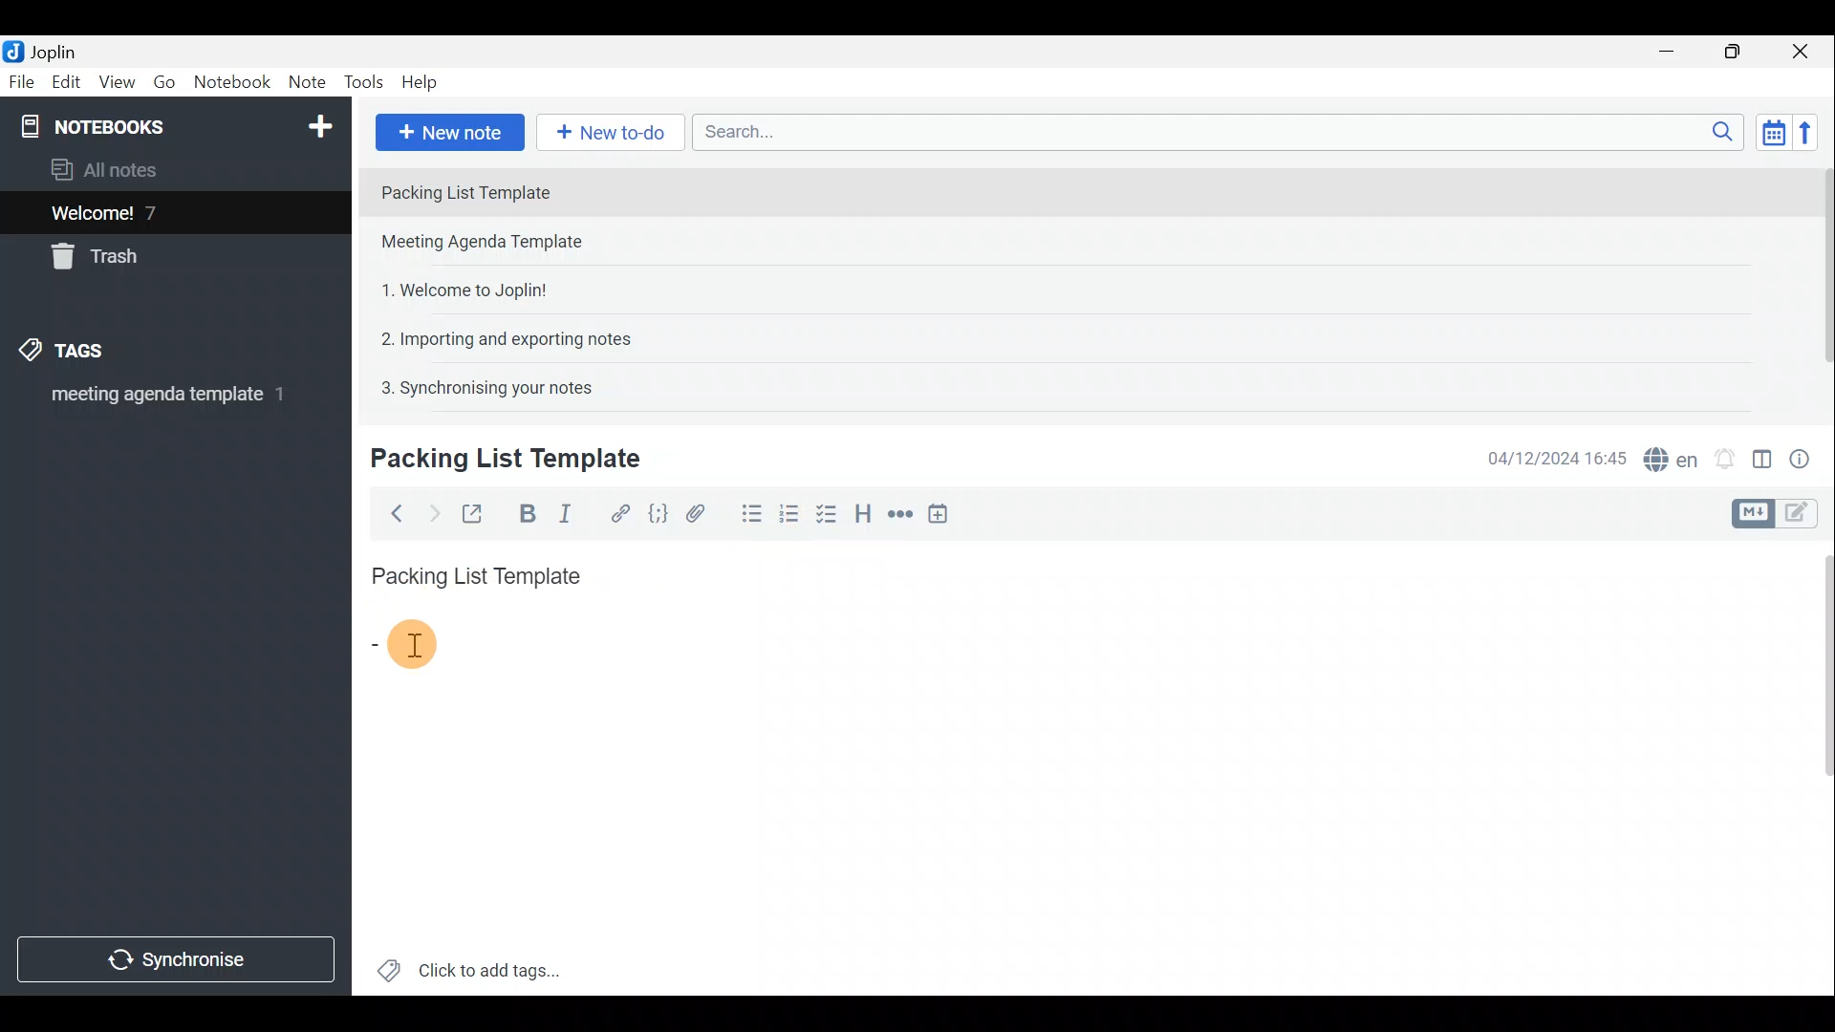 This screenshot has width=1835, height=1032. Describe the element at coordinates (422, 84) in the screenshot. I see `Help` at that location.